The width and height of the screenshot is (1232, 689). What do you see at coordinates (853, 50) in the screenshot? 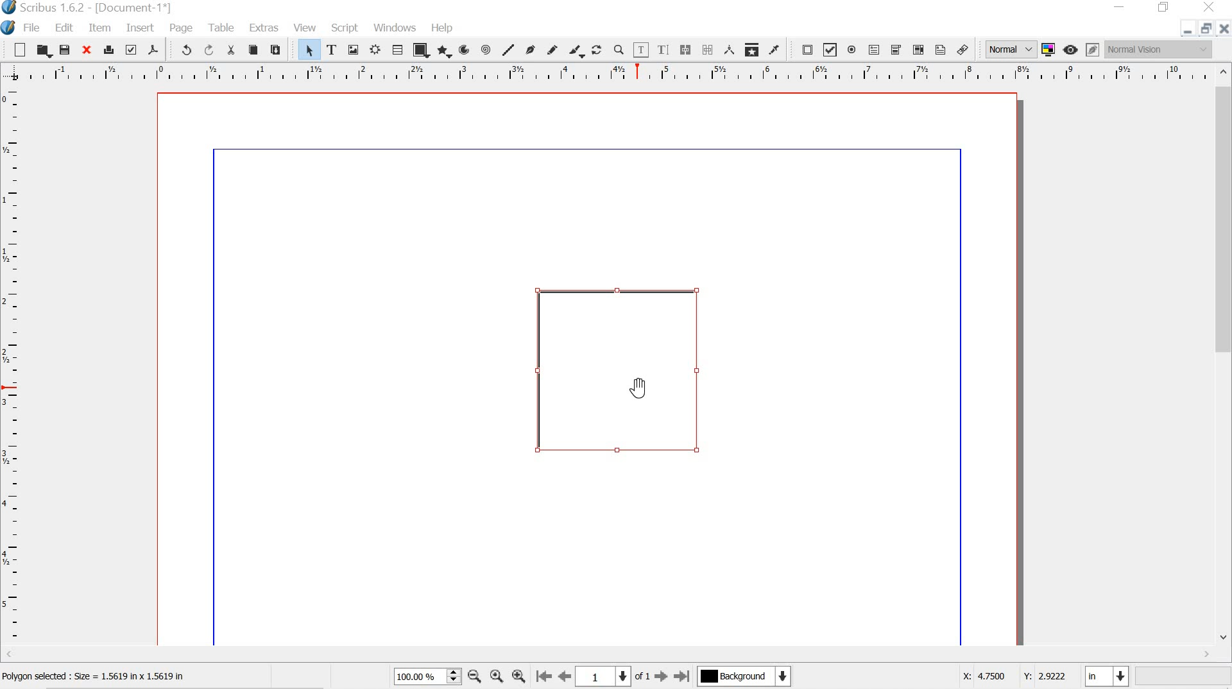
I see `pdf radio button` at bounding box center [853, 50].